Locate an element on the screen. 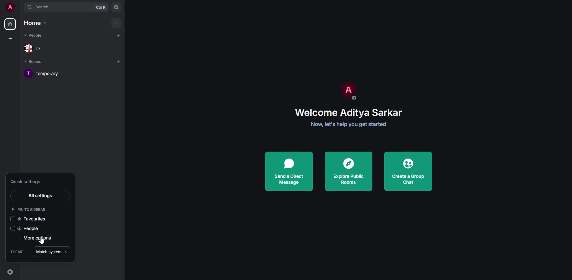 This screenshot has height=280, width=572. create a group chat is located at coordinates (408, 171).